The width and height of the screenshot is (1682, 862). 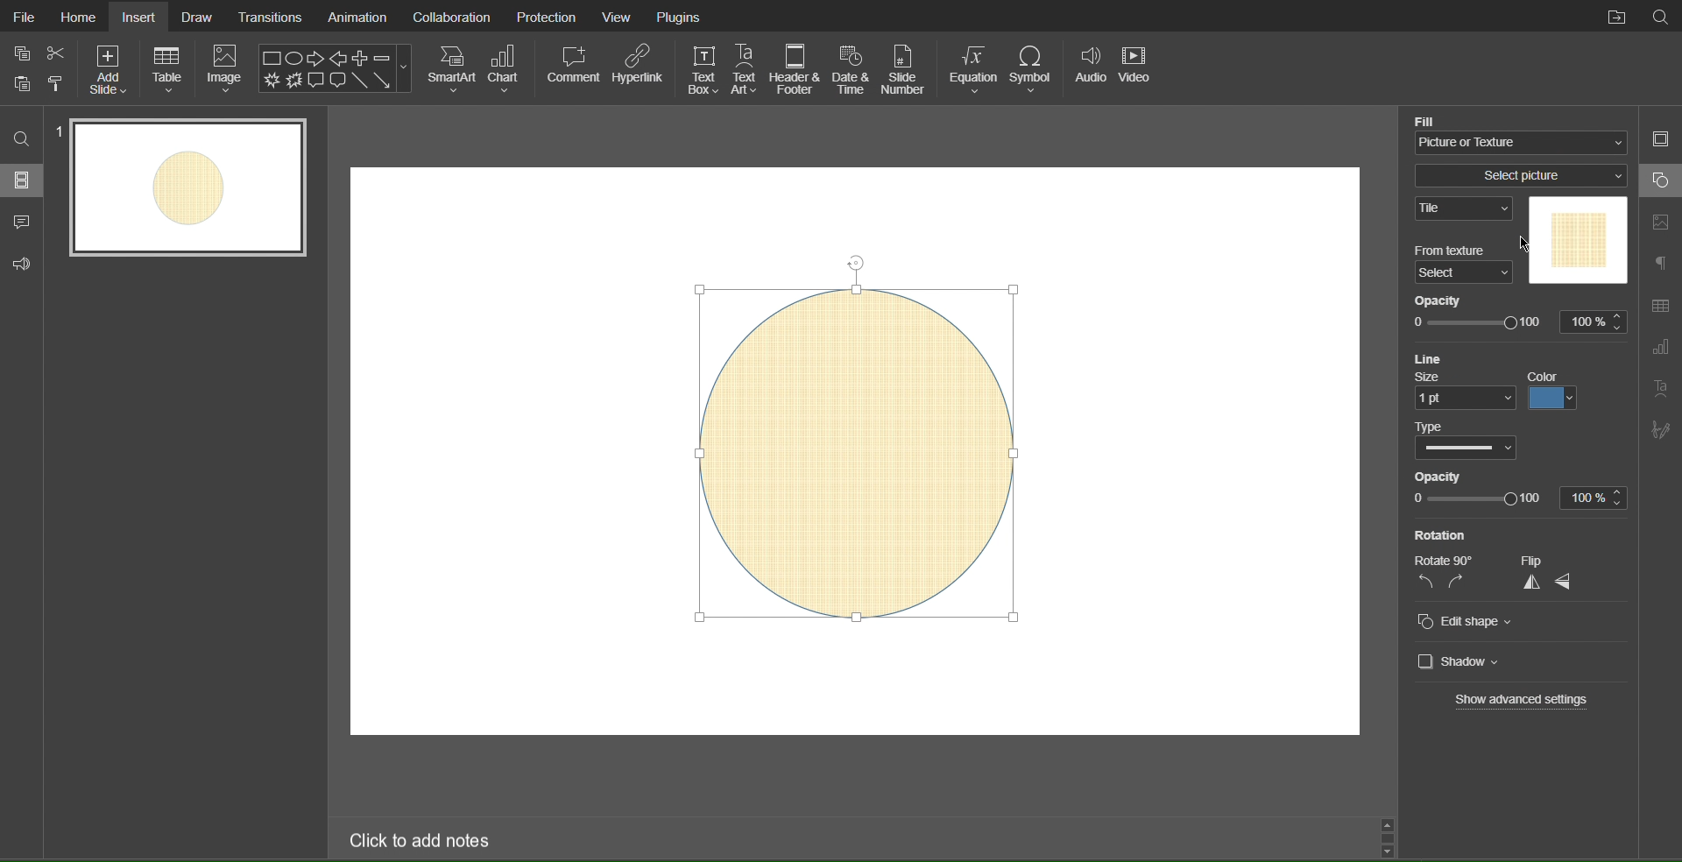 What do you see at coordinates (1435, 359) in the screenshot?
I see `line ` at bounding box center [1435, 359].